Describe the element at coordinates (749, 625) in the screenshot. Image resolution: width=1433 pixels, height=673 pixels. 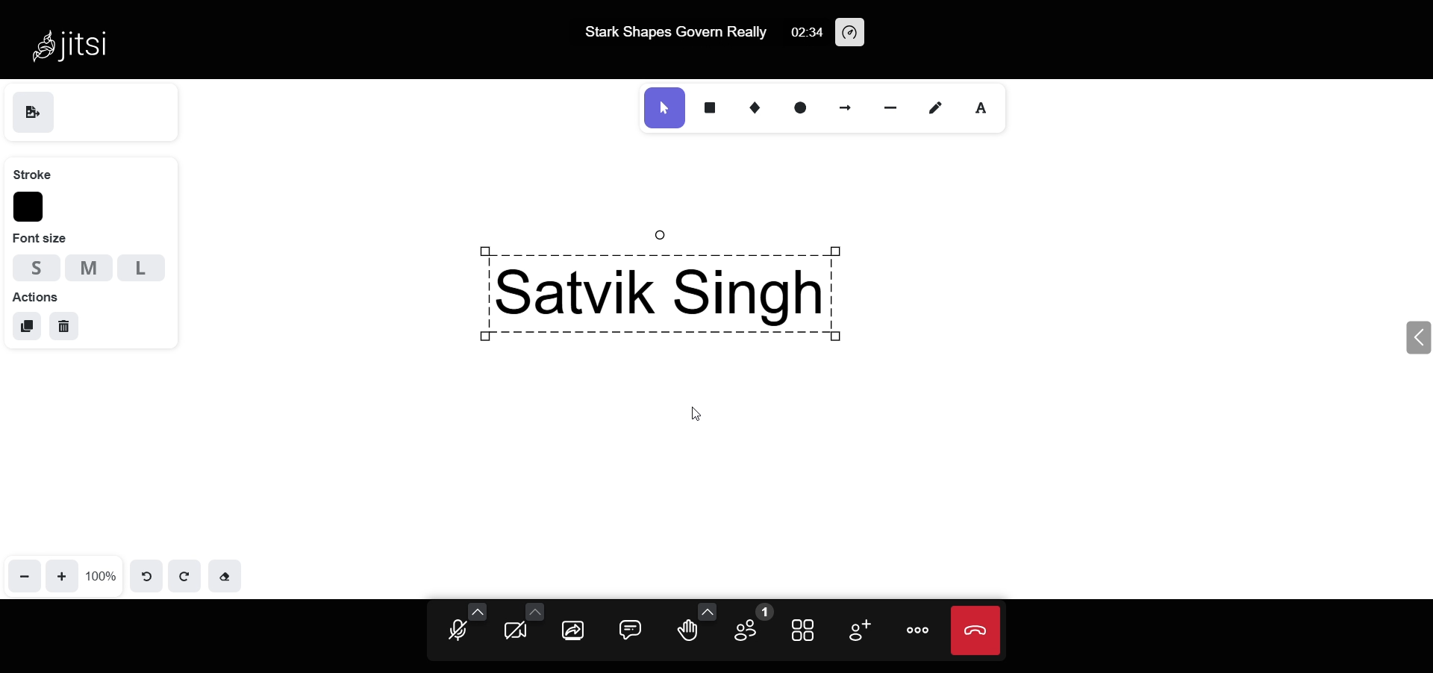
I see `participant` at that location.